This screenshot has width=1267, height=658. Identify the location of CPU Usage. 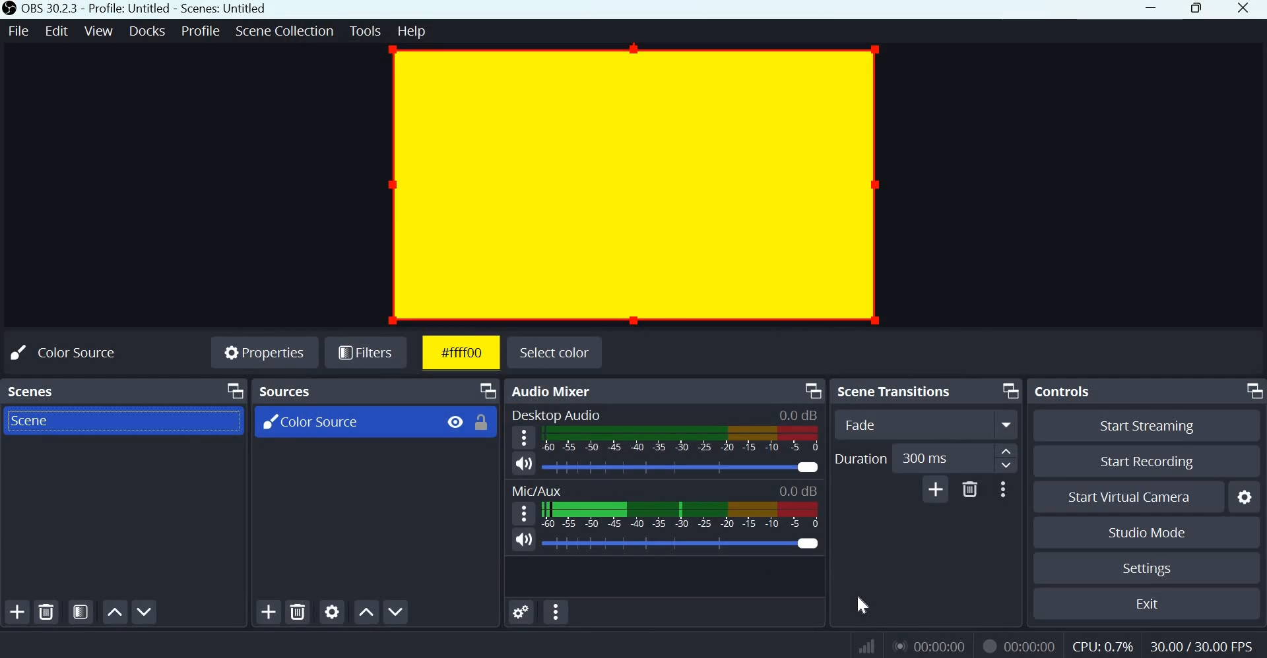
(1101, 647).